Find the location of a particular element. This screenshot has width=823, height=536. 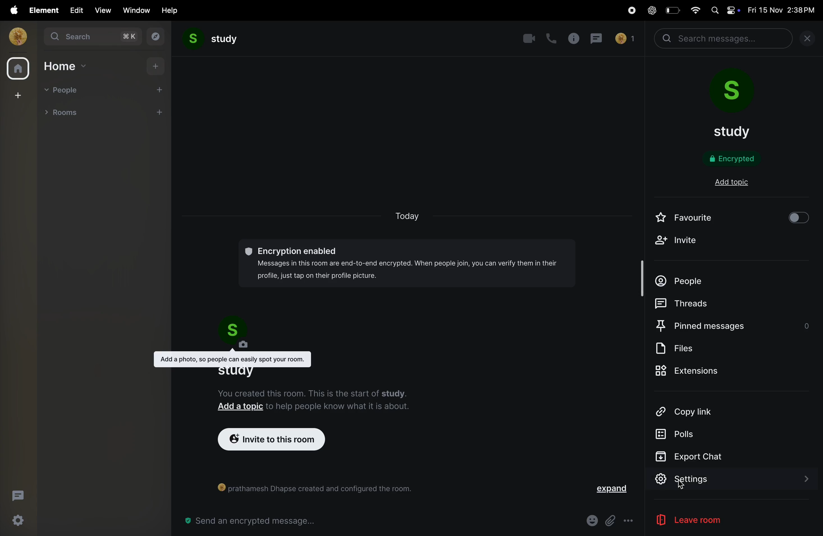

battery is located at coordinates (672, 10).